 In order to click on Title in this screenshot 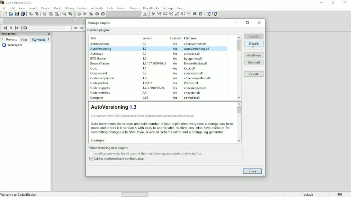, I will do `click(95, 38)`.